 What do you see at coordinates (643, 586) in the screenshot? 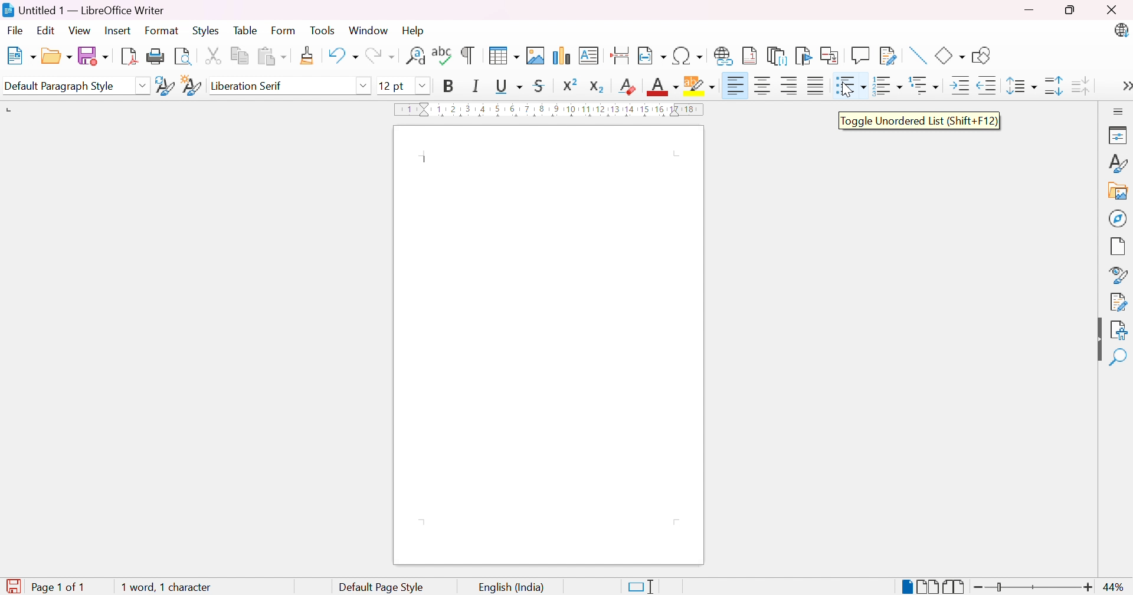
I see `Standard selection. Click to change selection mode.` at bounding box center [643, 586].